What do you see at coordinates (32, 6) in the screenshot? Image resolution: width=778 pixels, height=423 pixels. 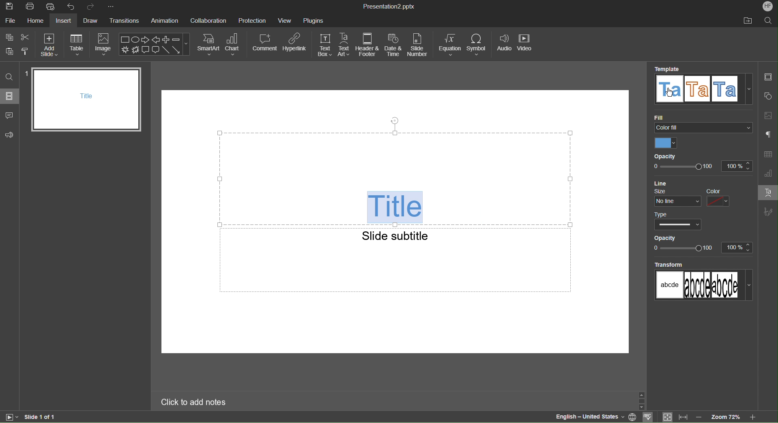 I see `Print` at bounding box center [32, 6].